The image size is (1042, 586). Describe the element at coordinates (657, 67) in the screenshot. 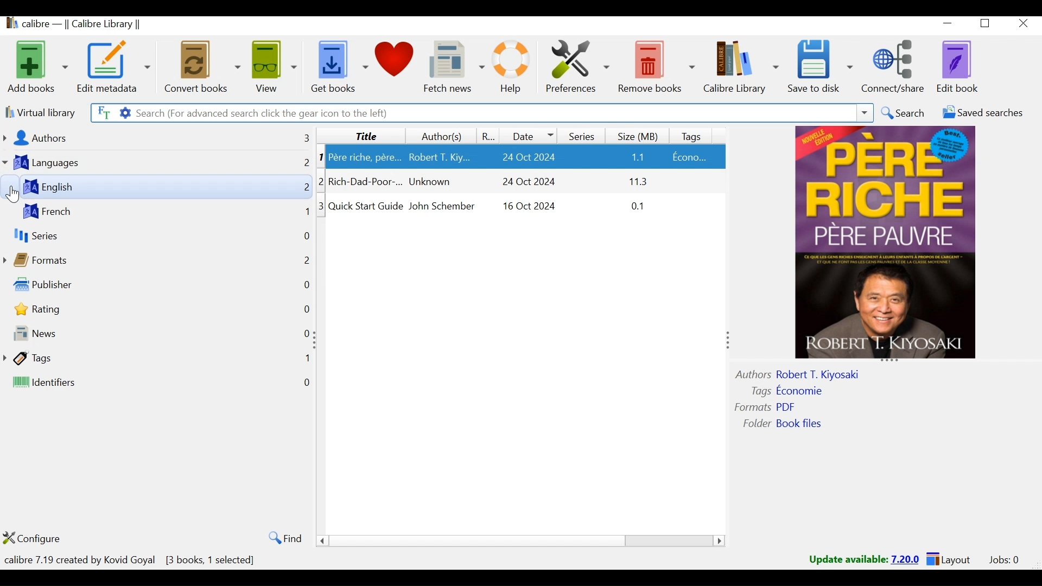

I see `Remove books` at that location.